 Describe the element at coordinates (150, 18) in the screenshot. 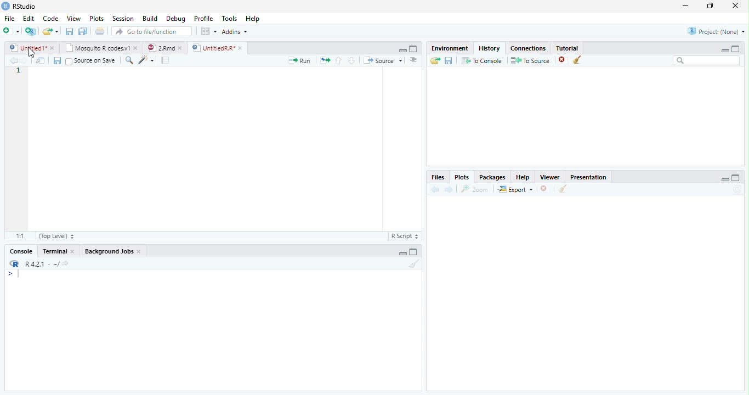

I see `Build` at that location.